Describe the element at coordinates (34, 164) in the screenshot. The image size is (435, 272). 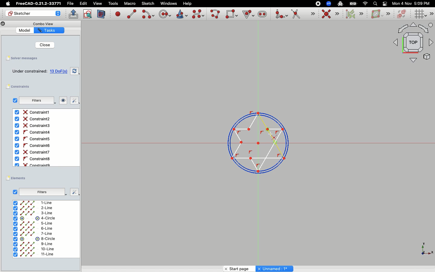
I see `Constraint9` at that location.